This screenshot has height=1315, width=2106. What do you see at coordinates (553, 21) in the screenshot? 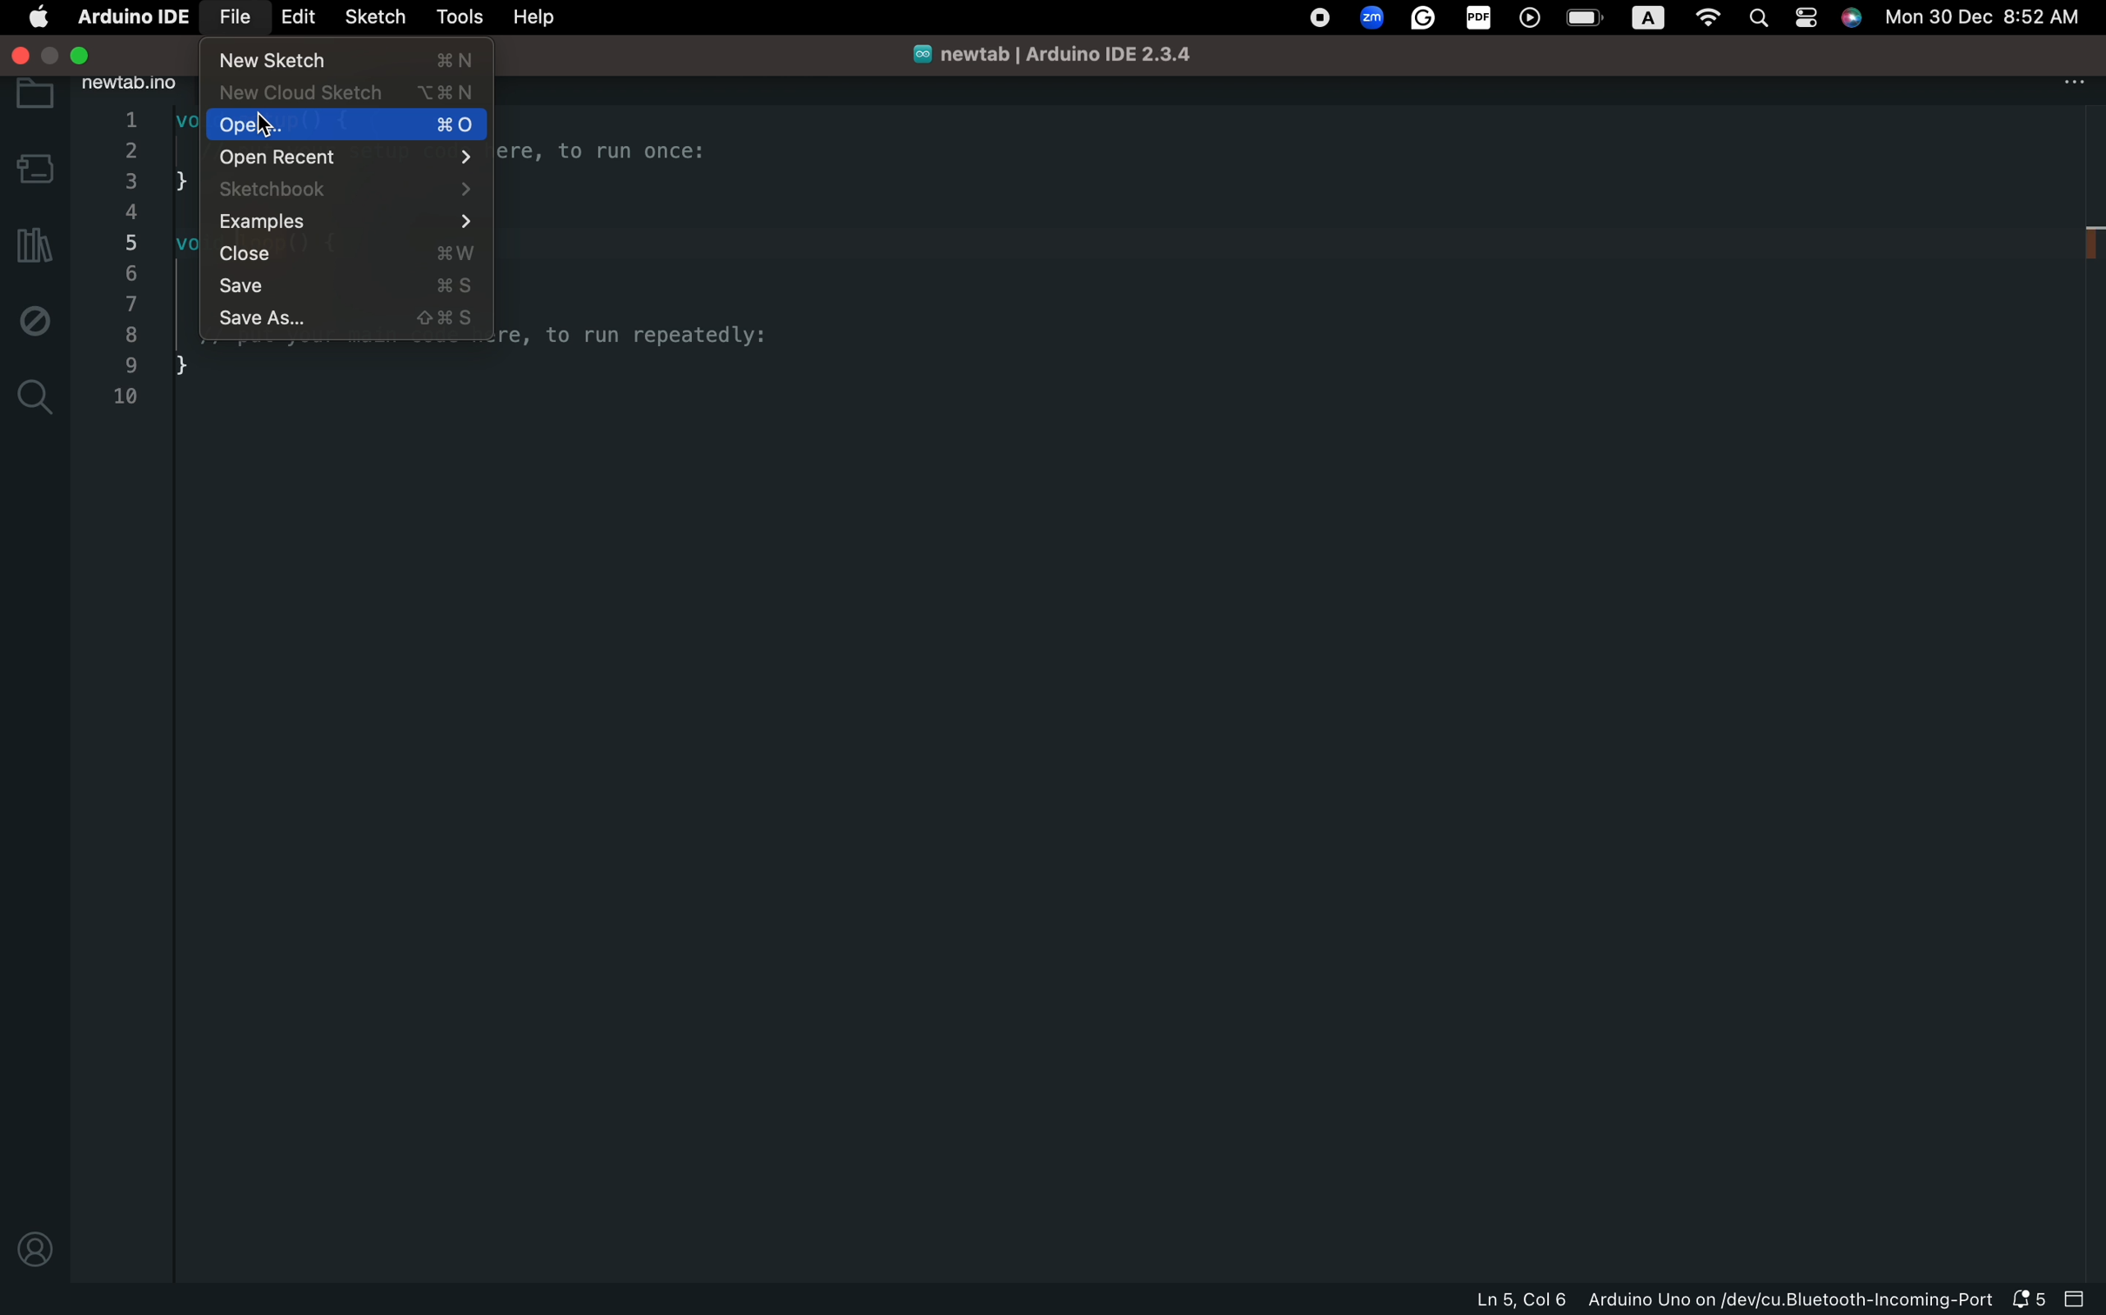
I see `help` at bounding box center [553, 21].